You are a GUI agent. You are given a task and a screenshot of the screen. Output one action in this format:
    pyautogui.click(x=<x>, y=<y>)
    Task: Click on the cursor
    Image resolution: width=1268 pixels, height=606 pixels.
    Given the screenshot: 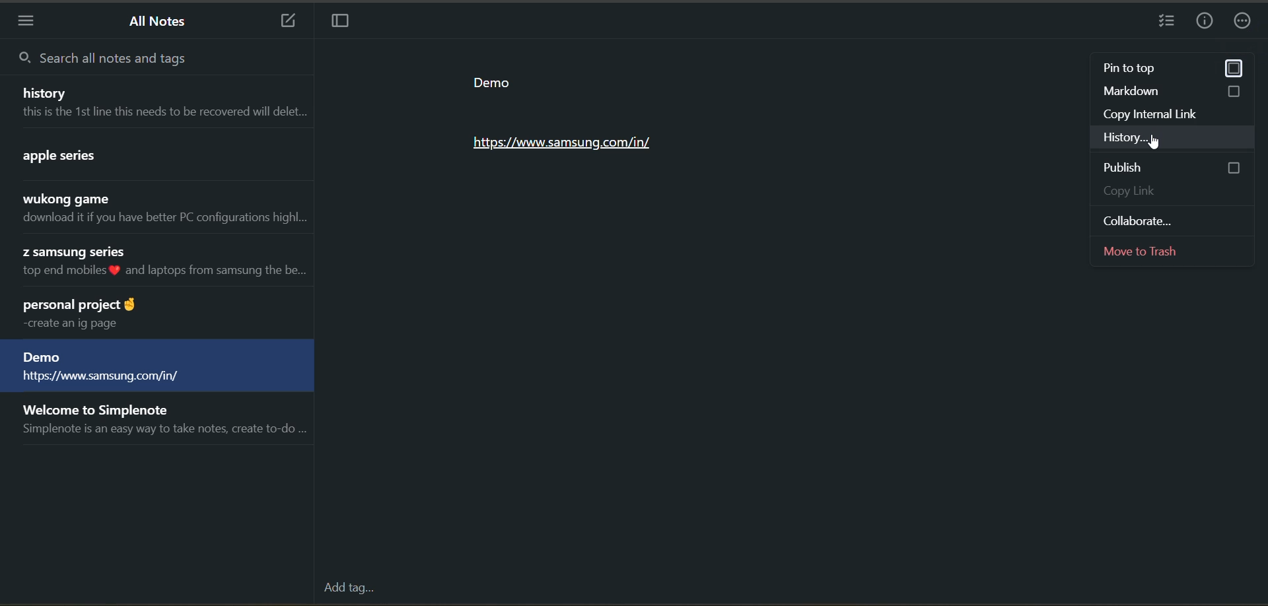 What is the action you would take?
    pyautogui.click(x=1153, y=143)
    